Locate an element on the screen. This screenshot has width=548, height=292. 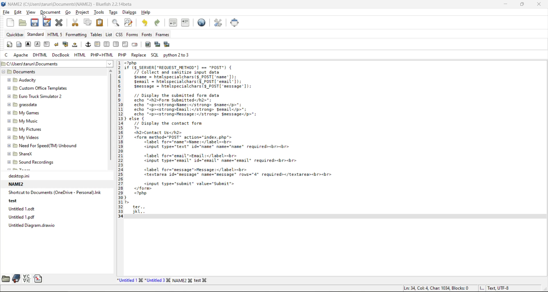
documents is located at coordinates (35, 72).